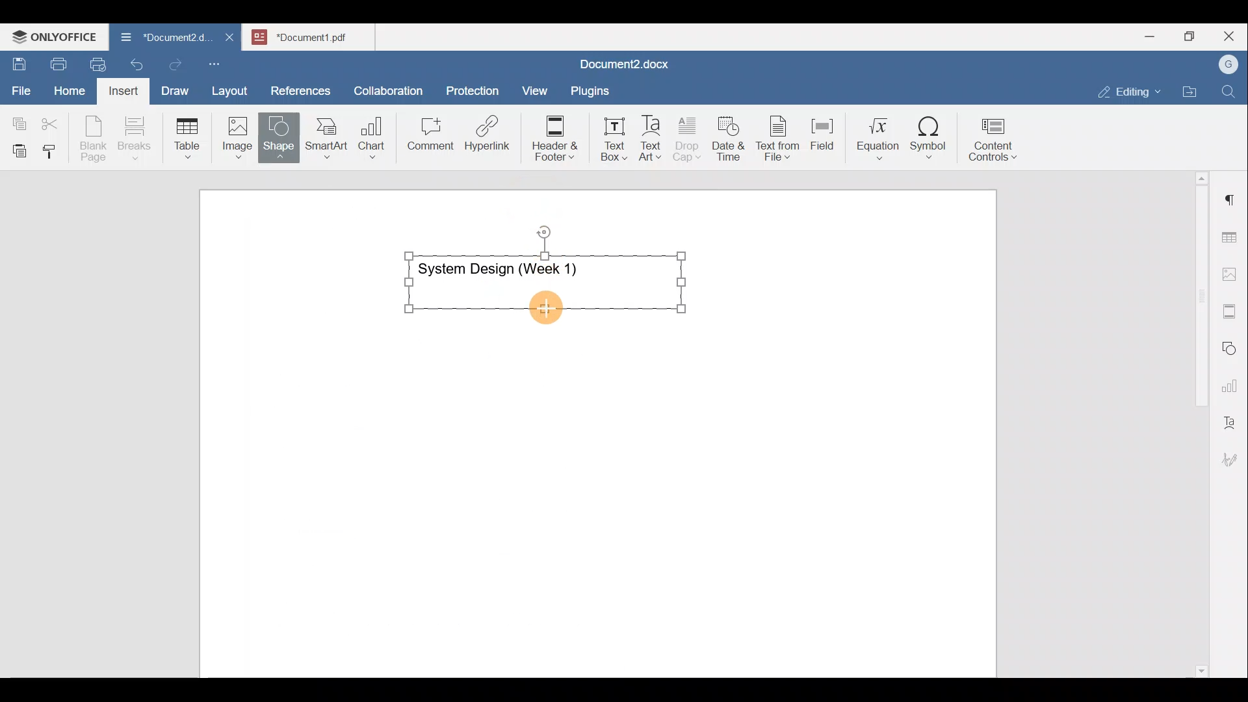  I want to click on Quick print, so click(94, 62).